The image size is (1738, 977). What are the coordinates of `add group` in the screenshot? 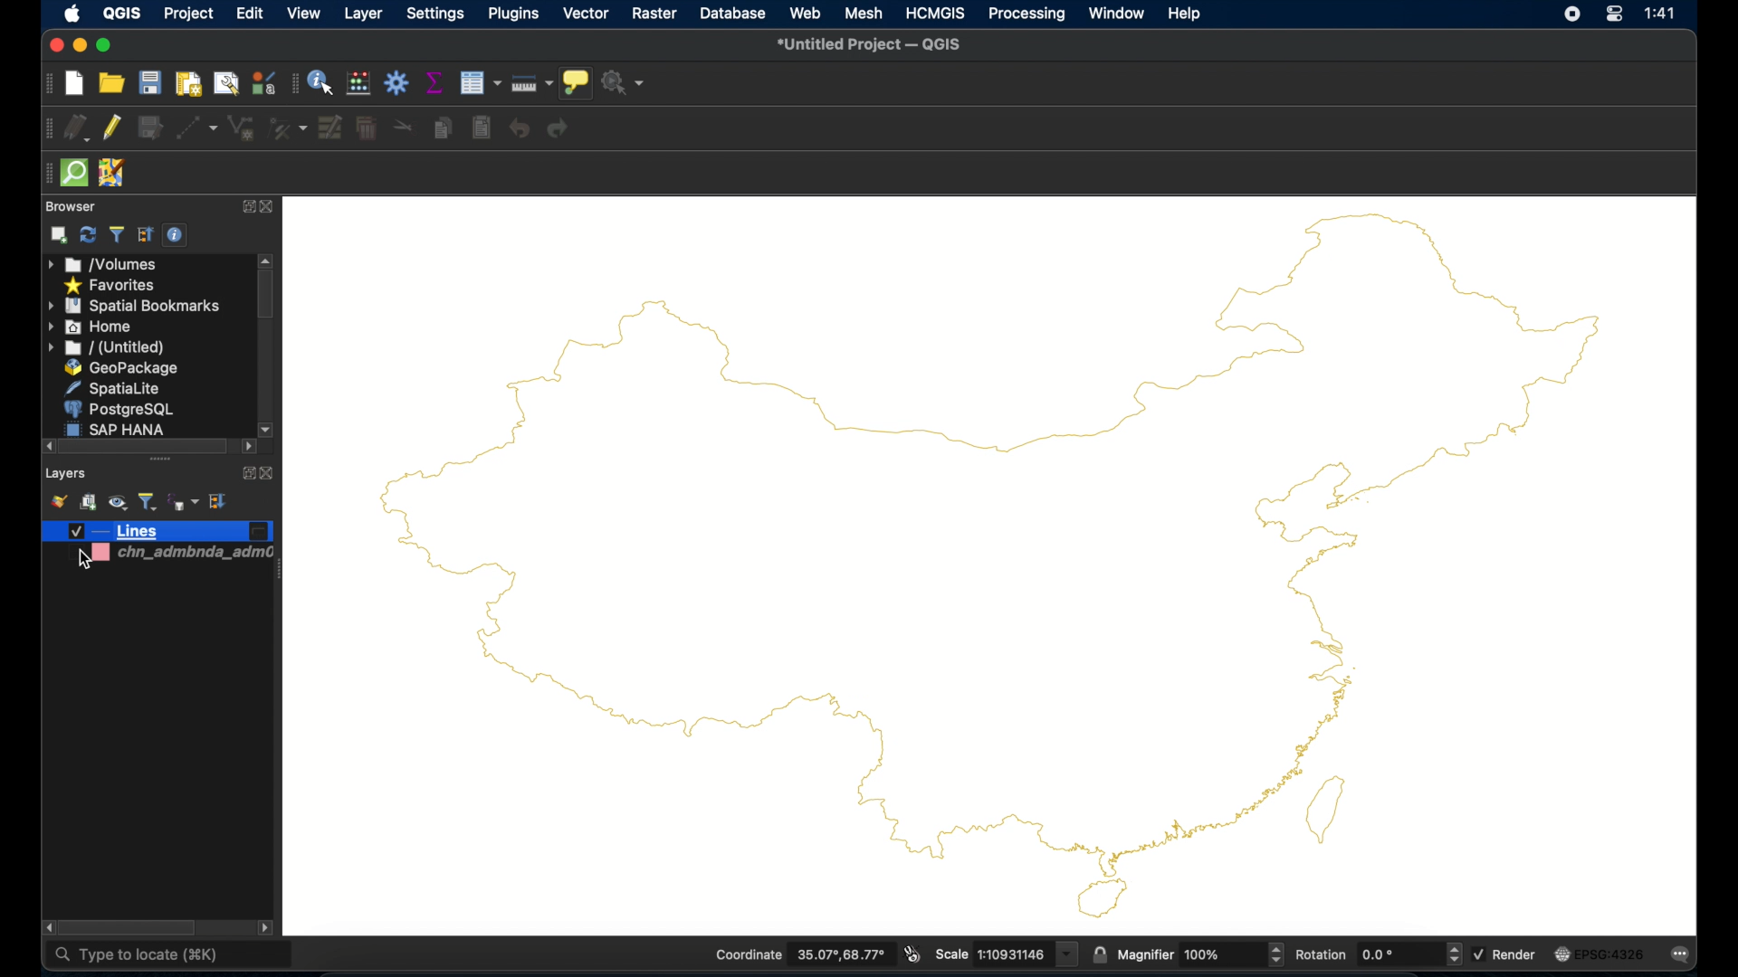 It's located at (88, 501).